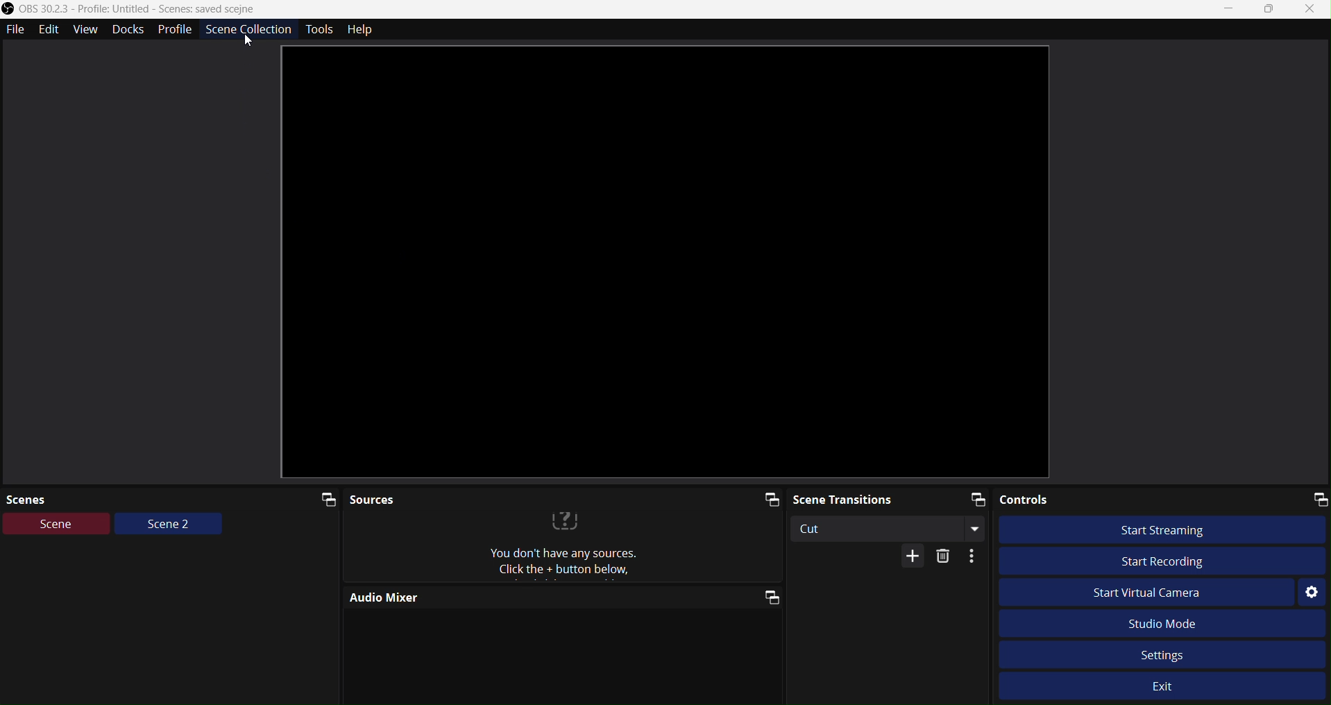 The width and height of the screenshot is (1331, 705). What do you see at coordinates (1167, 688) in the screenshot?
I see `Exit` at bounding box center [1167, 688].